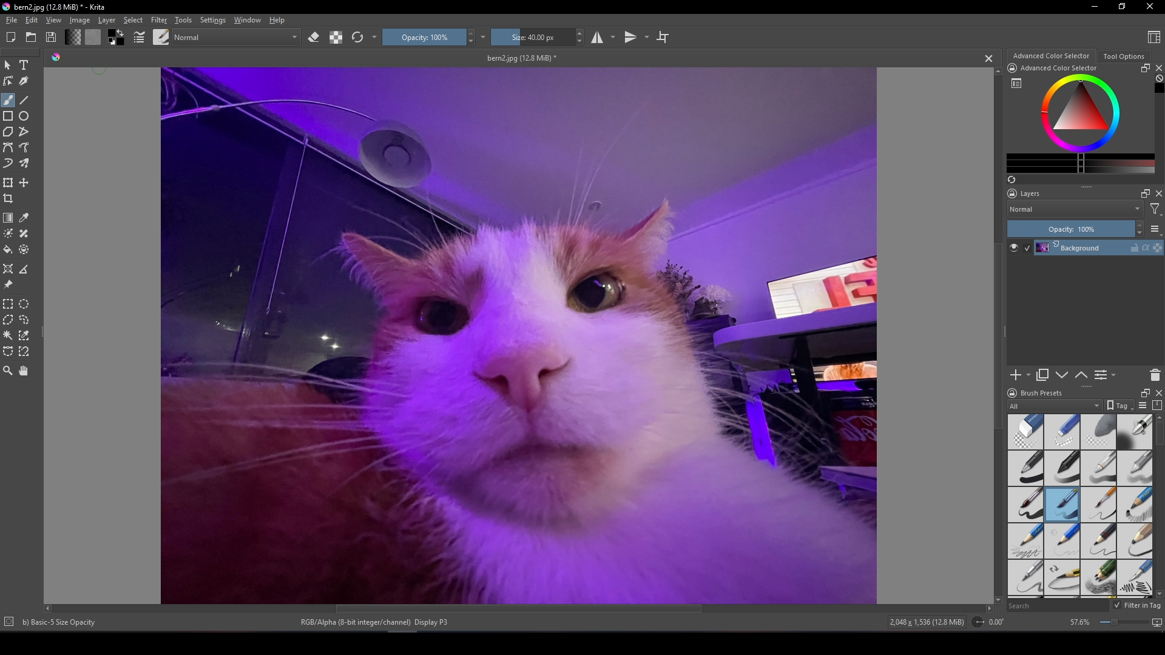 The height and width of the screenshot is (655, 1165). Describe the element at coordinates (1158, 78) in the screenshot. I see `Clear all color history` at that location.